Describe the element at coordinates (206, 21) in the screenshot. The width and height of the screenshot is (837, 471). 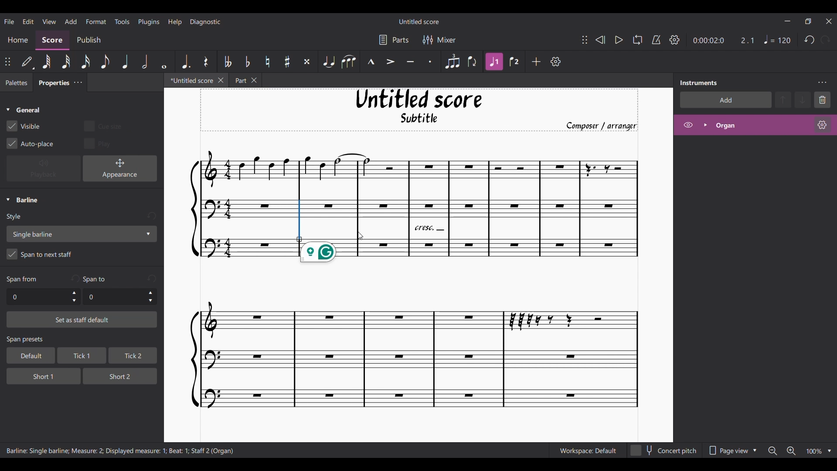
I see `Diagnostic menu` at that location.